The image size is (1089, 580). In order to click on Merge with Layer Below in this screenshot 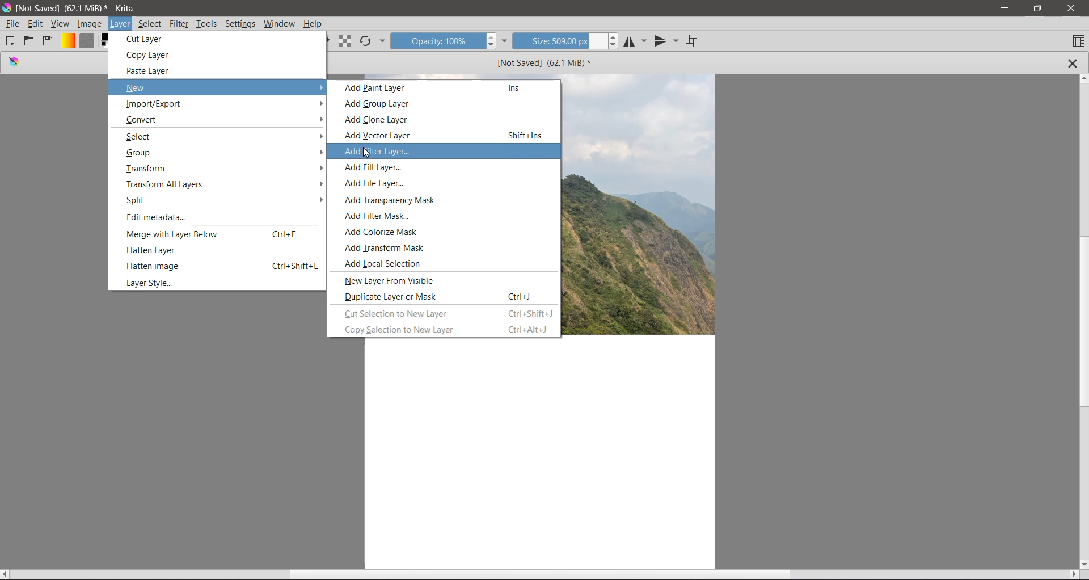, I will do `click(212, 234)`.